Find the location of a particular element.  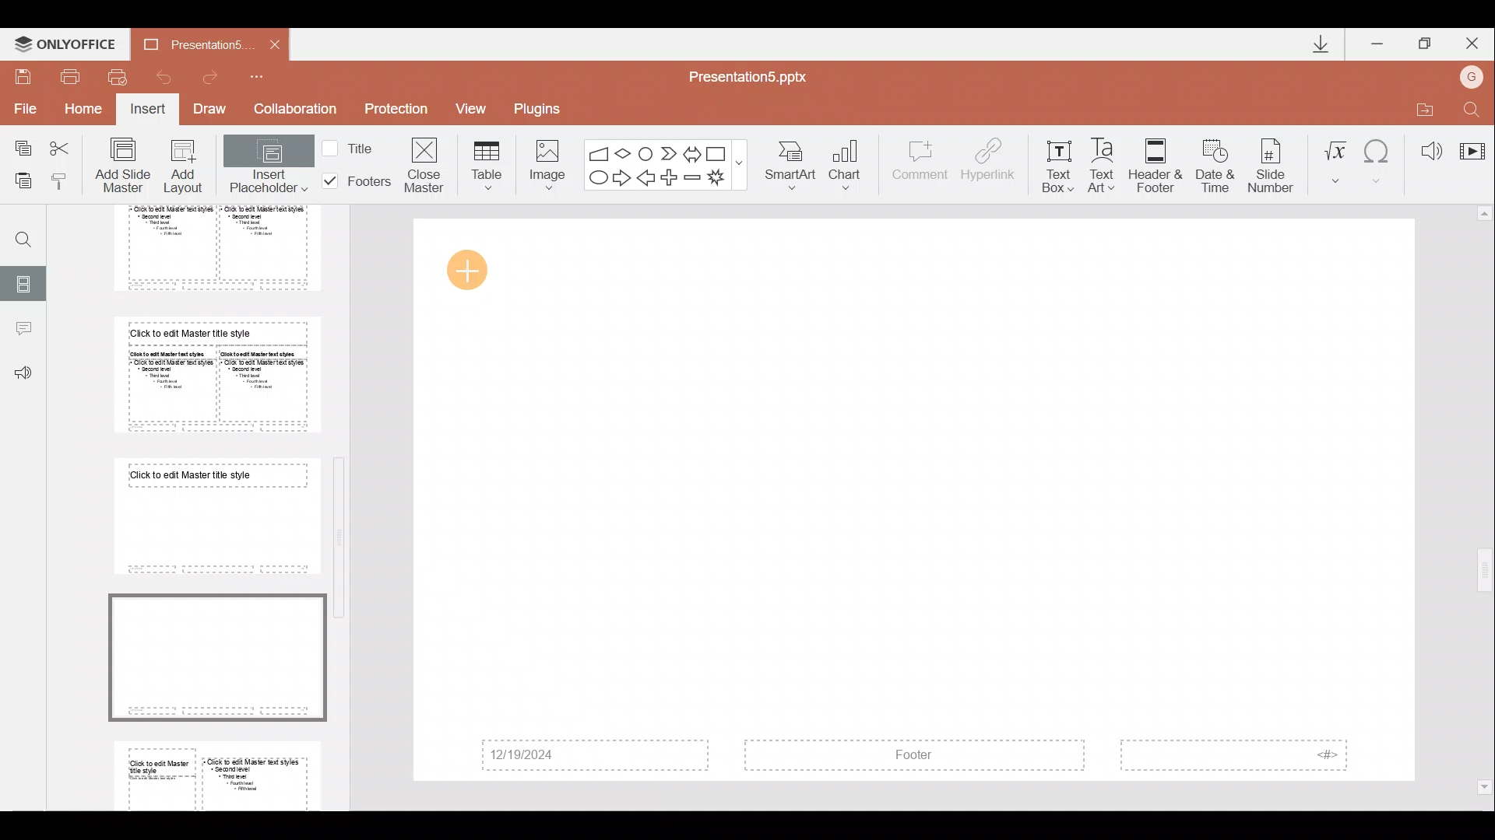

Open file location is located at coordinates (1421, 107).